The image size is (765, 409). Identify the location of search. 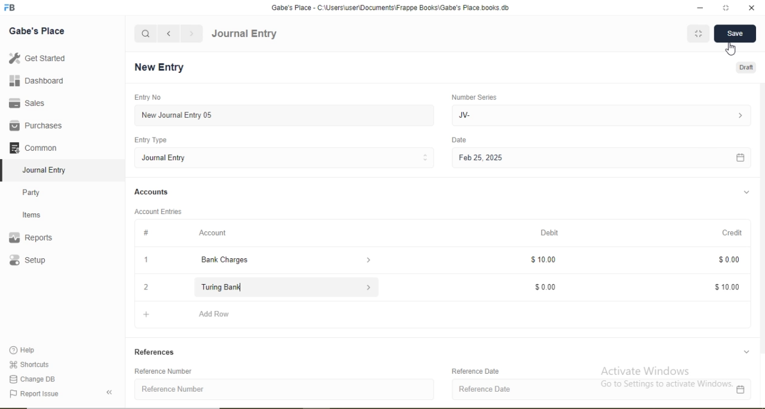
(146, 33).